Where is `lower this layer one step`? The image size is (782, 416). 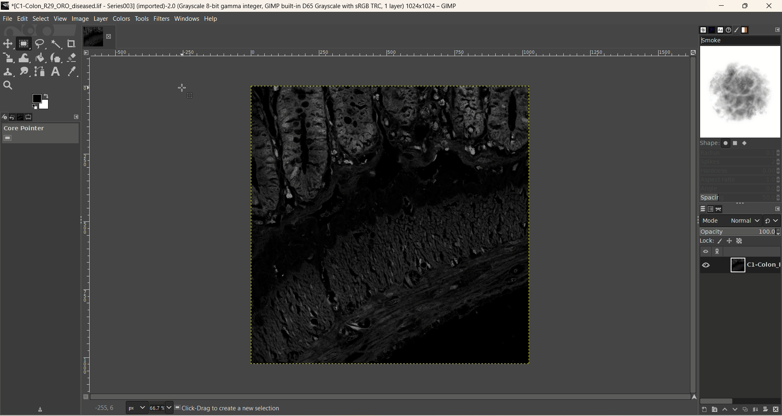
lower this layer one step is located at coordinates (735, 410).